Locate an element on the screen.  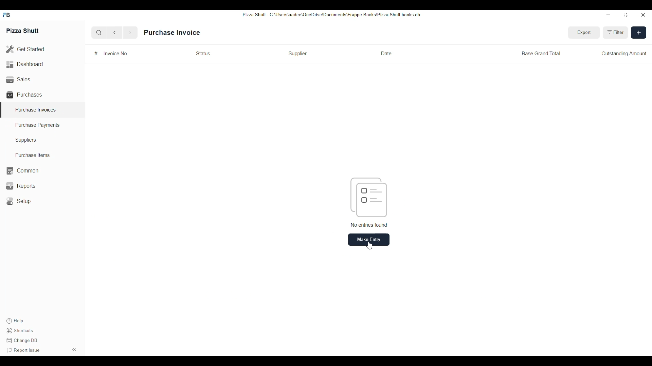
Dashboard is located at coordinates (25, 64).